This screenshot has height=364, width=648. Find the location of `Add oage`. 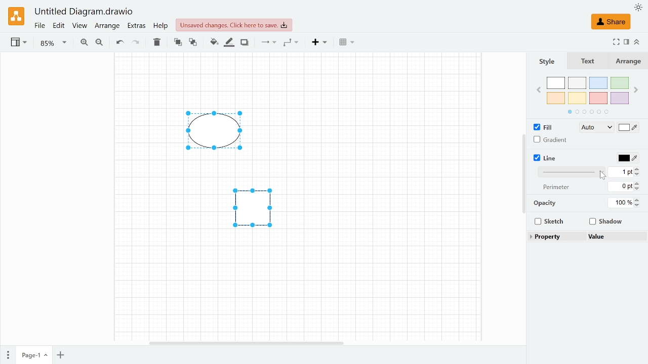

Add oage is located at coordinates (60, 356).